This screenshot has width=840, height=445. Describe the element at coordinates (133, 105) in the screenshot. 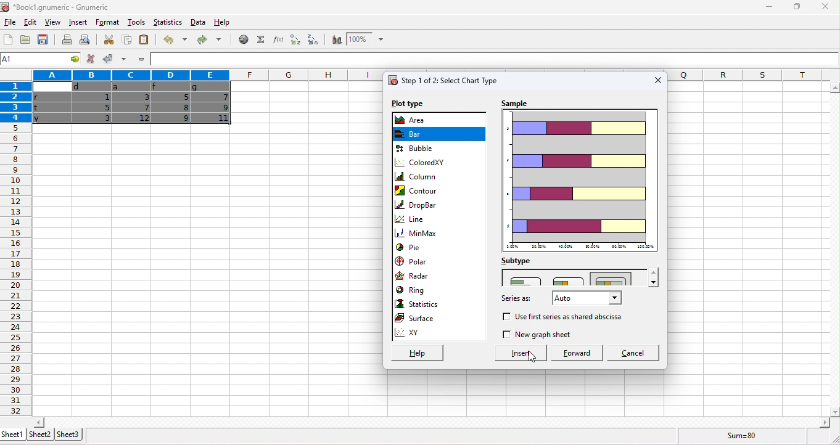

I see `cells dragged` at that location.